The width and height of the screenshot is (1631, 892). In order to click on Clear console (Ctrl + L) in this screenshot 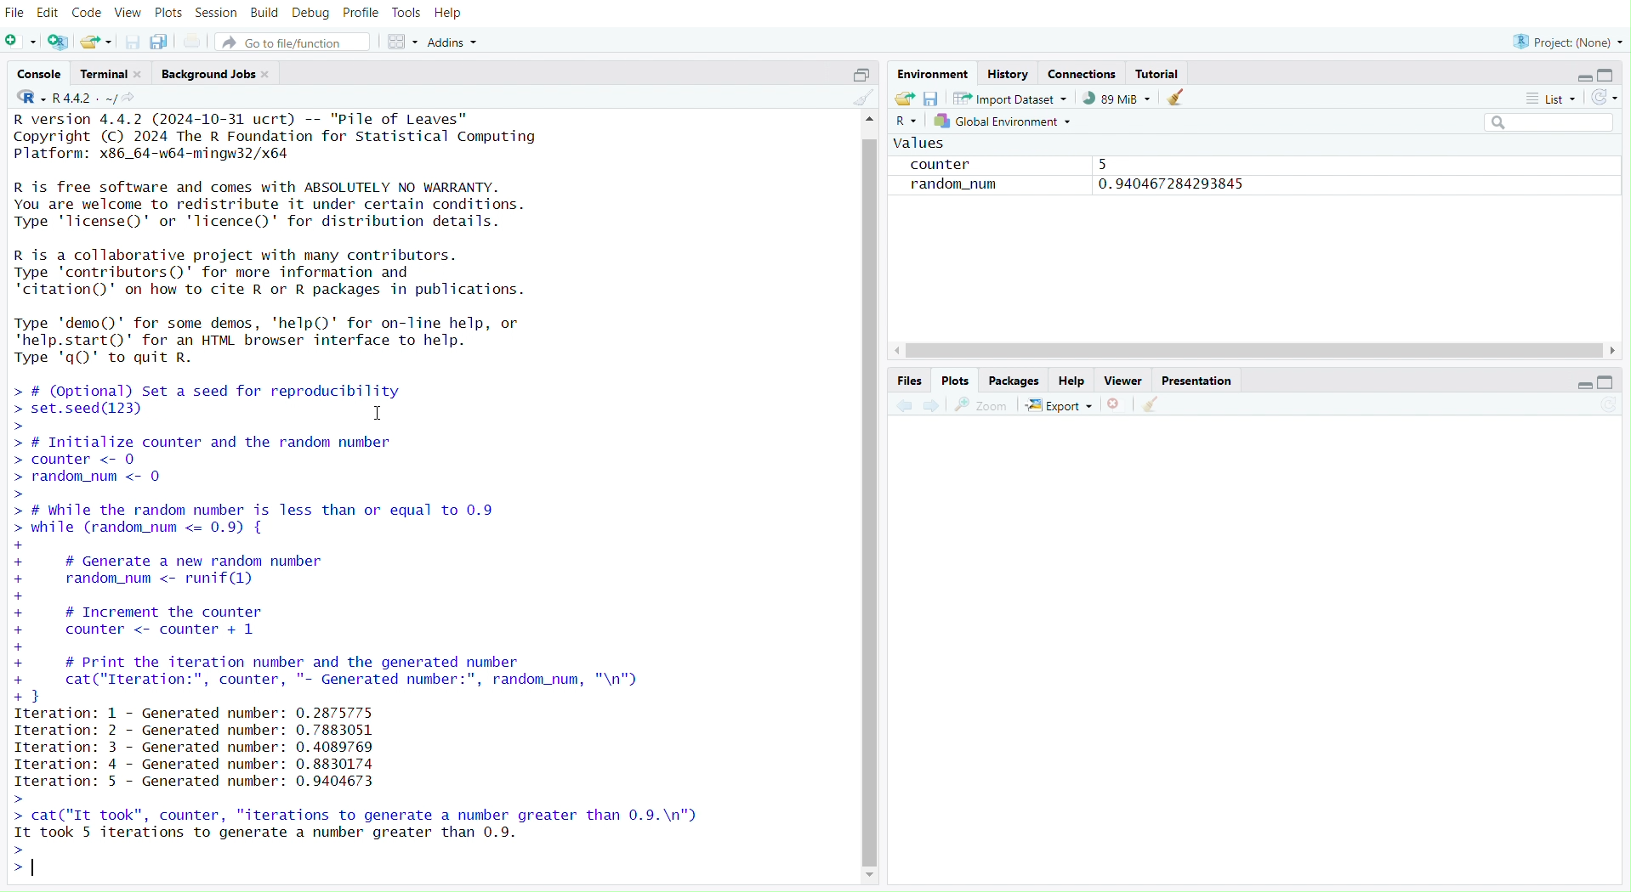, I will do `click(1179, 96)`.